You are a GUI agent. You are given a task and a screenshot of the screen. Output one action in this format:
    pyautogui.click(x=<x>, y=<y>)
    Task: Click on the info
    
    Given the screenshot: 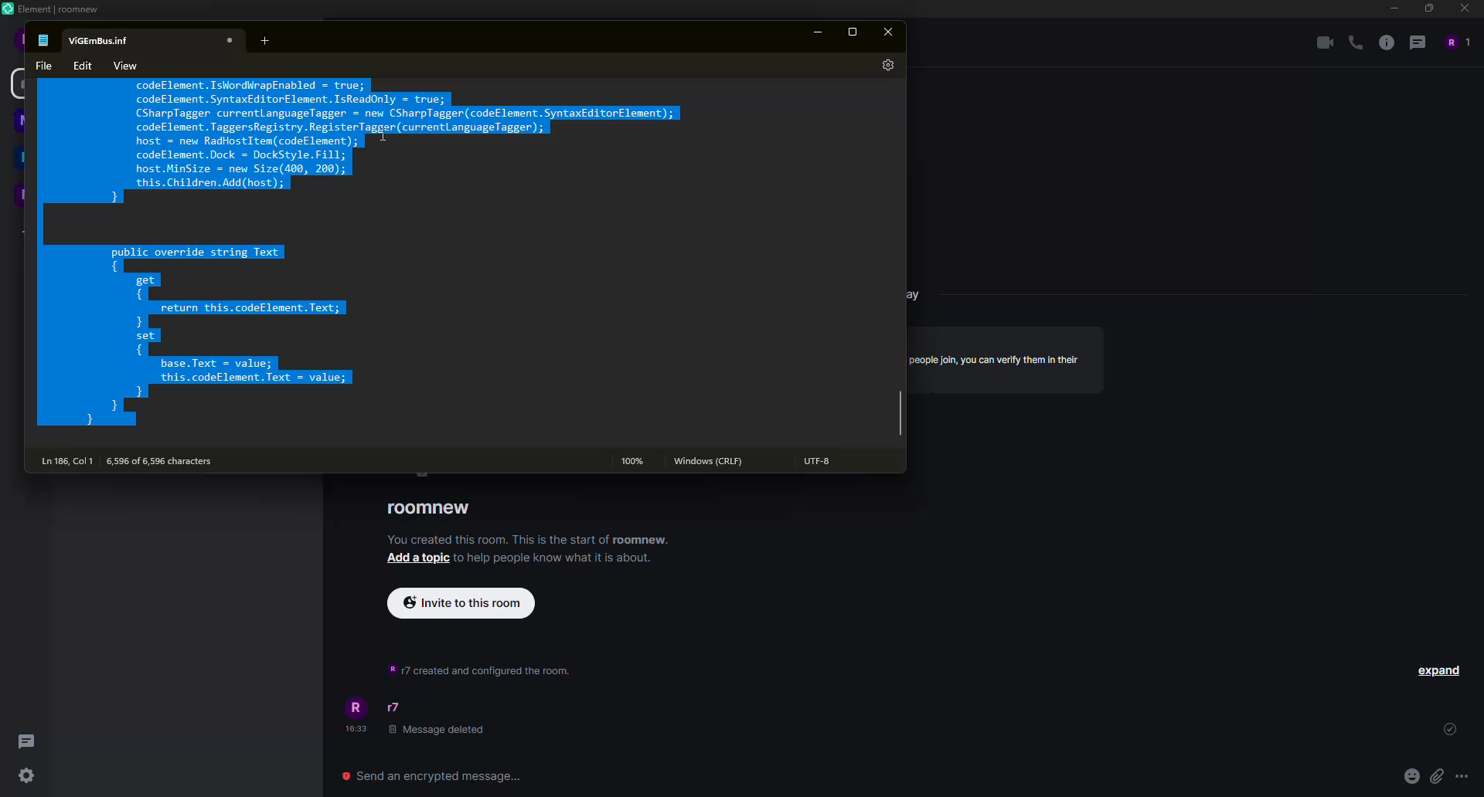 What is the action you would take?
    pyautogui.click(x=1385, y=42)
    